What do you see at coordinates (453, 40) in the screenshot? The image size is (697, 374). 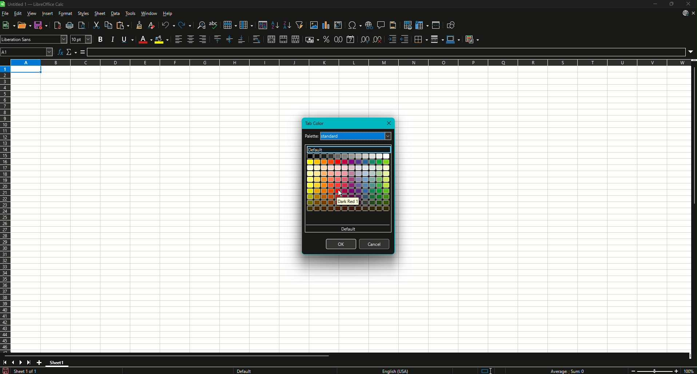 I see `Border Color` at bounding box center [453, 40].